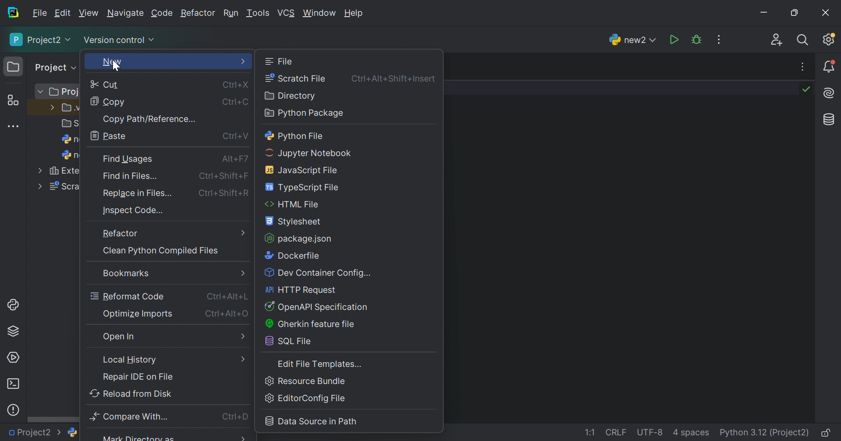  I want to click on Ctrl+Alt+O, so click(226, 313).